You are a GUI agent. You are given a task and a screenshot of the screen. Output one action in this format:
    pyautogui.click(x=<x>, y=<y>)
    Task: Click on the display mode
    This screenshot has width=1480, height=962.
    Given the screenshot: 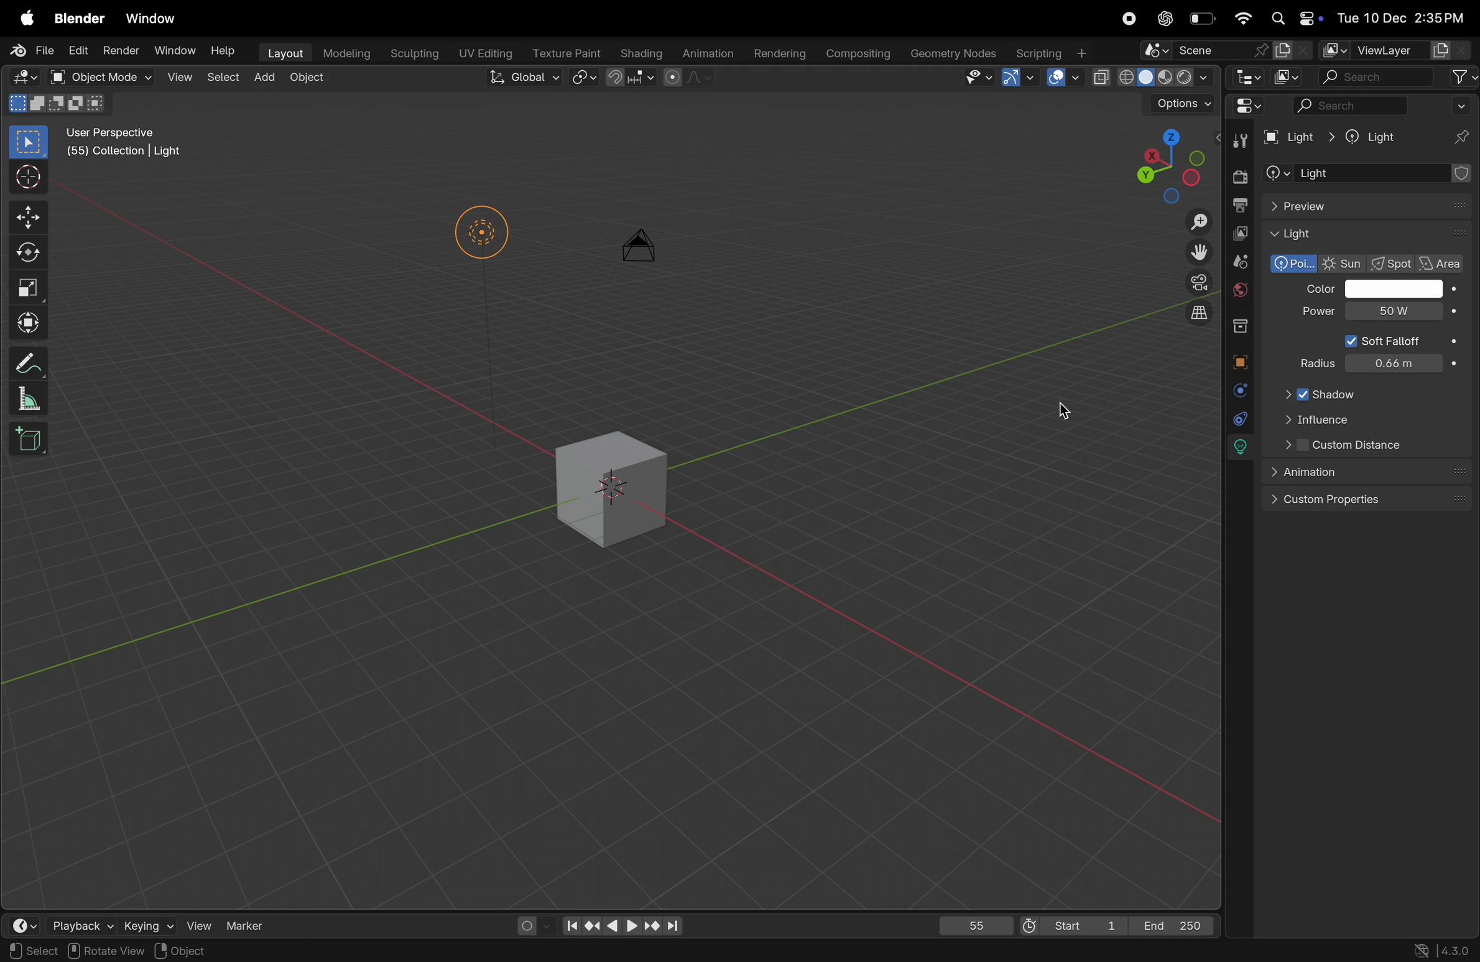 What is the action you would take?
    pyautogui.click(x=1288, y=78)
    